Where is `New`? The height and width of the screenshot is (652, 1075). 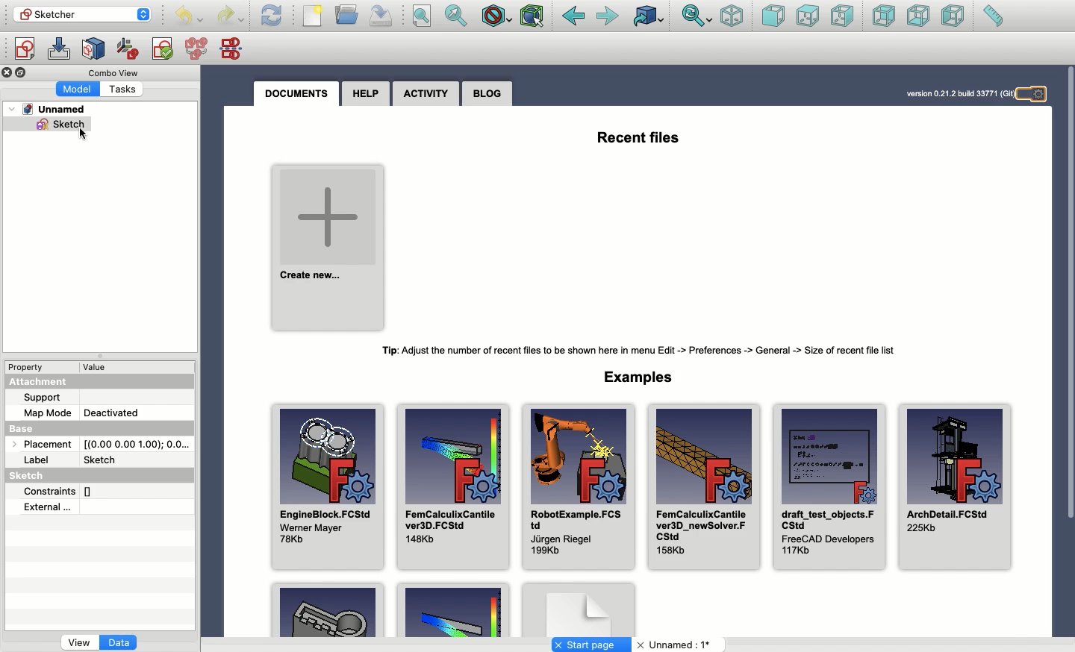
New is located at coordinates (313, 16).